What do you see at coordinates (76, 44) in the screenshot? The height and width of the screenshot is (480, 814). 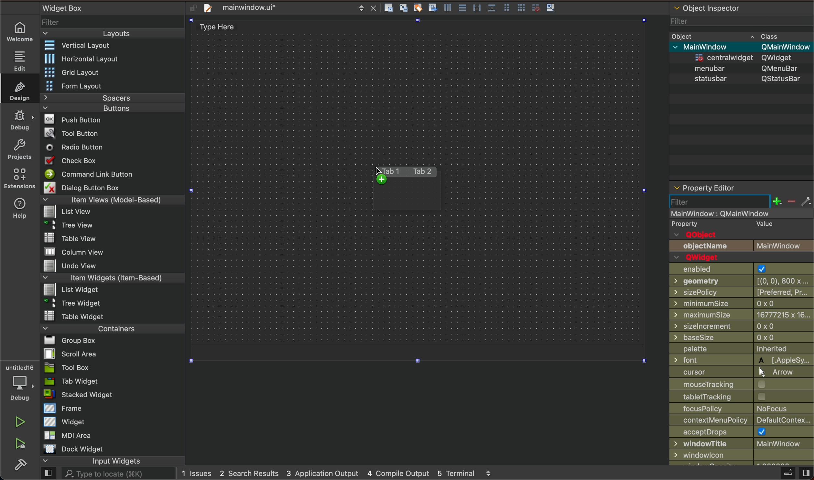 I see `Vertical Layout` at bounding box center [76, 44].